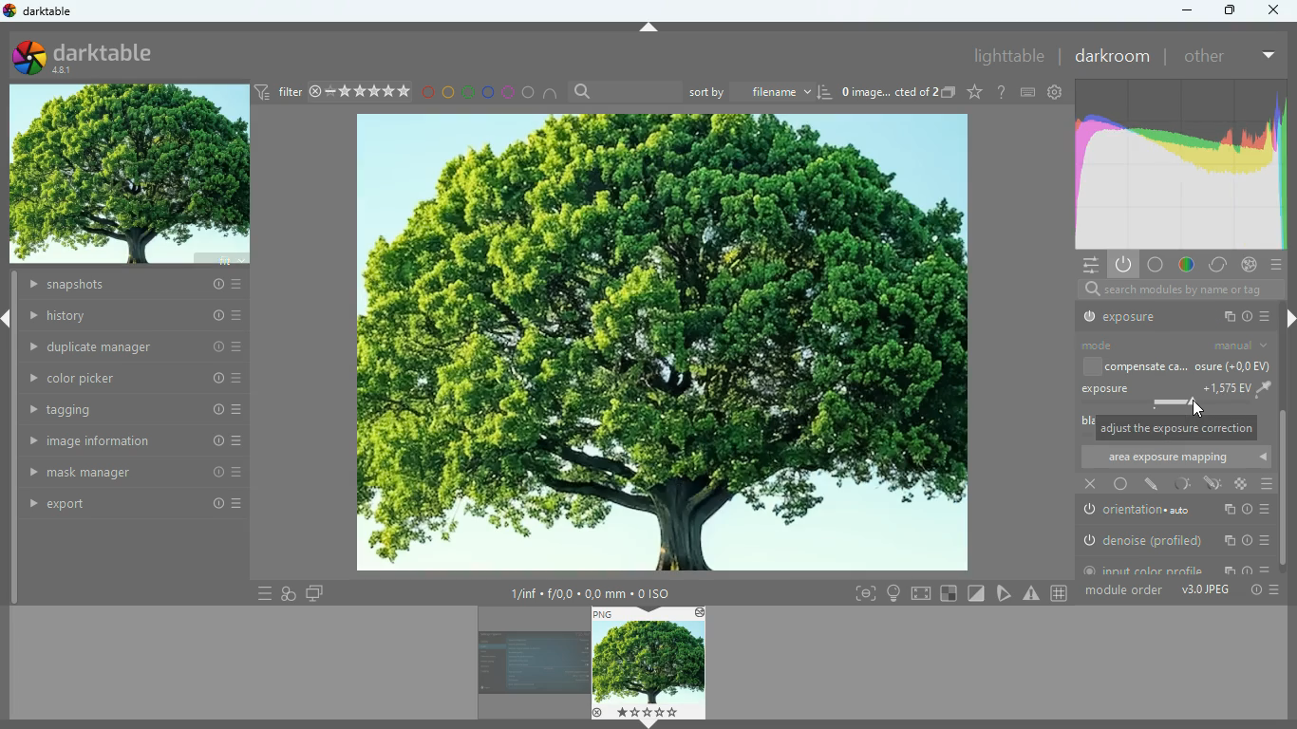 The width and height of the screenshot is (1297, 729). Describe the element at coordinates (333, 92) in the screenshot. I see `filter` at that location.